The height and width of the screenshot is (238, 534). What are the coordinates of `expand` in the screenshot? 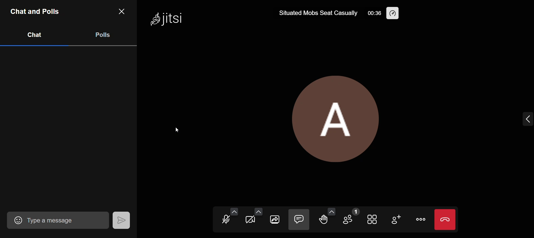 It's located at (521, 118).